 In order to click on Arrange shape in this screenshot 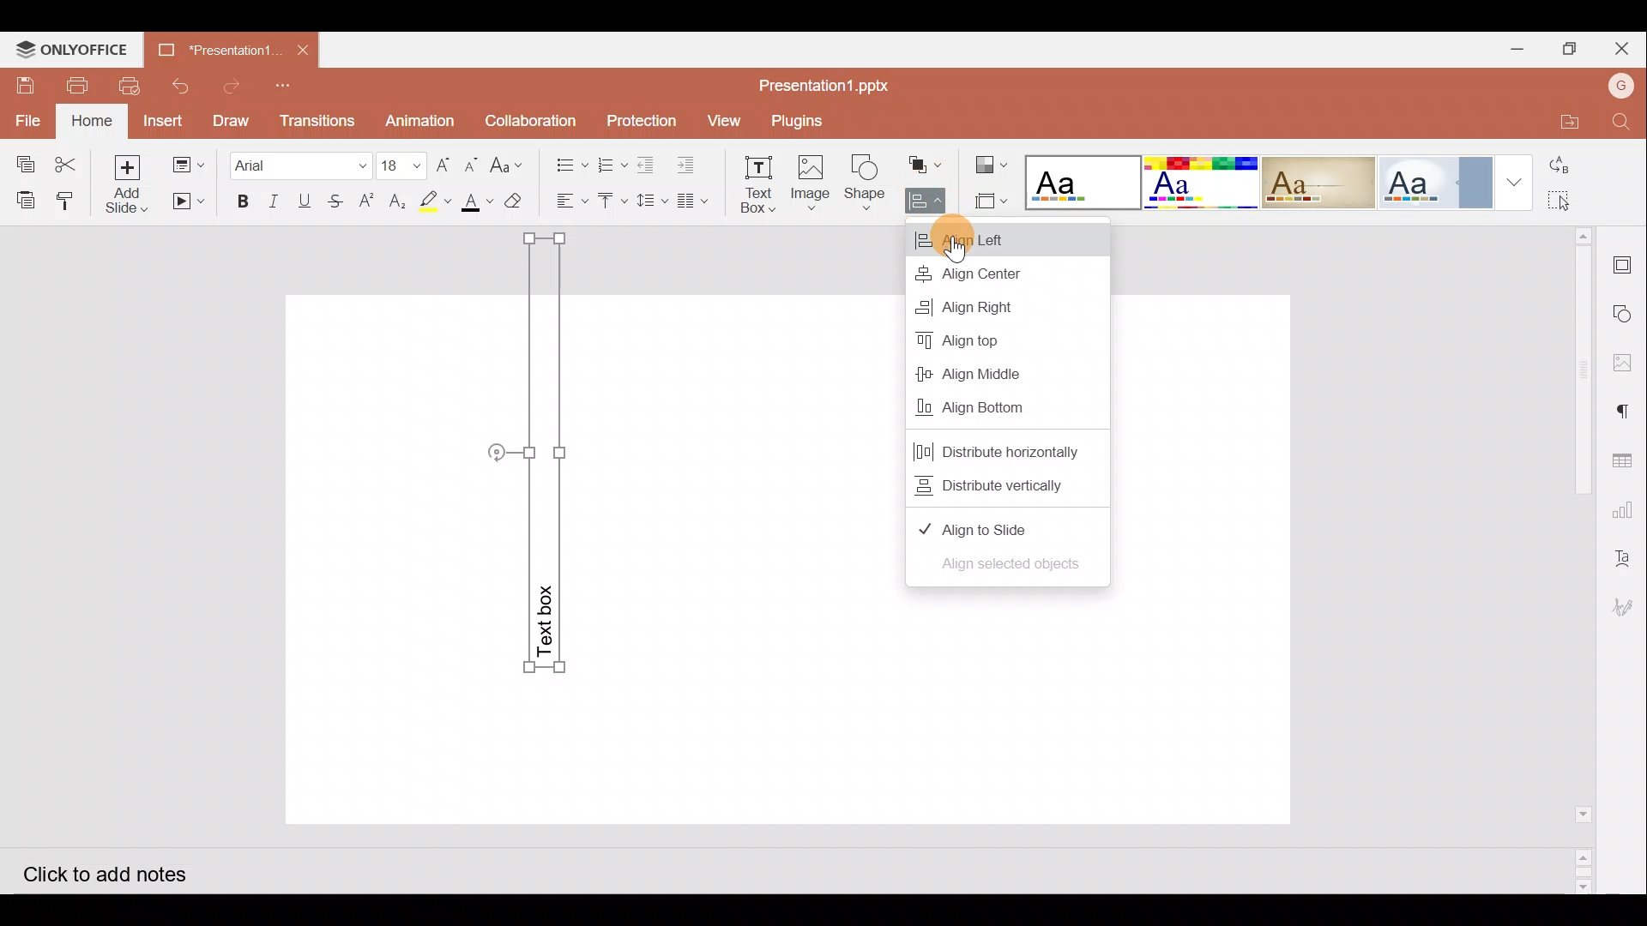, I will do `click(927, 165)`.